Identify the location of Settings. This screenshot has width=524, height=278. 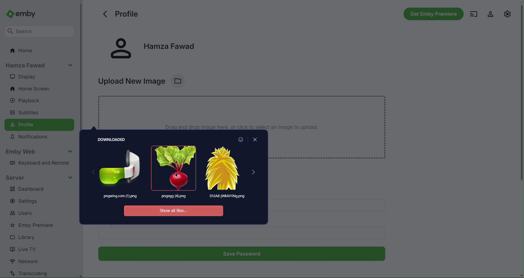
(27, 201).